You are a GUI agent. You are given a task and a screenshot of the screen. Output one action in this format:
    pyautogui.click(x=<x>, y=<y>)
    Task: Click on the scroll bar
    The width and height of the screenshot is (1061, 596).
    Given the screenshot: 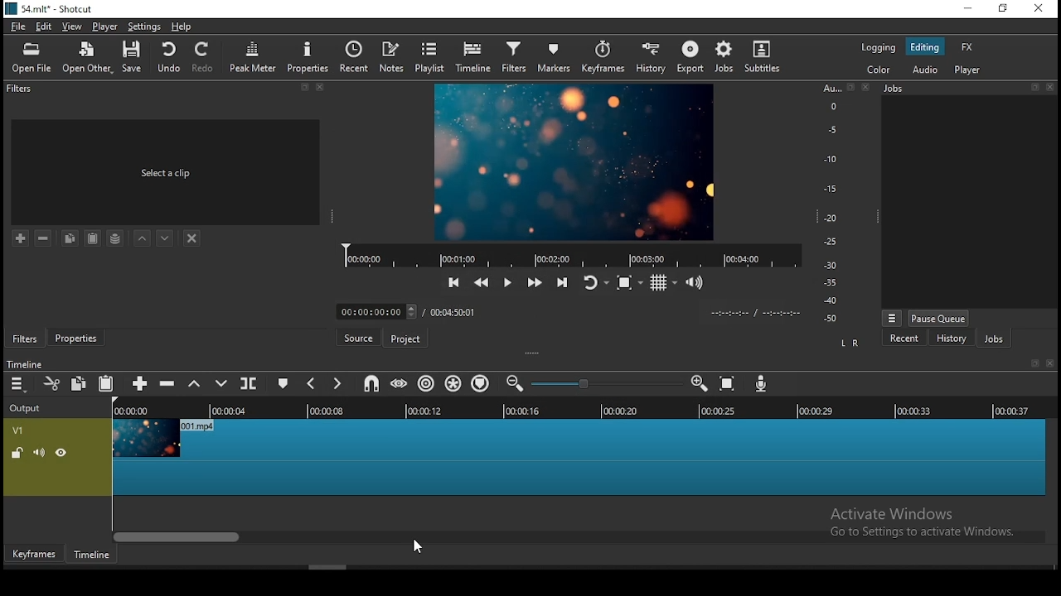 What is the action you would take?
    pyautogui.click(x=575, y=536)
    